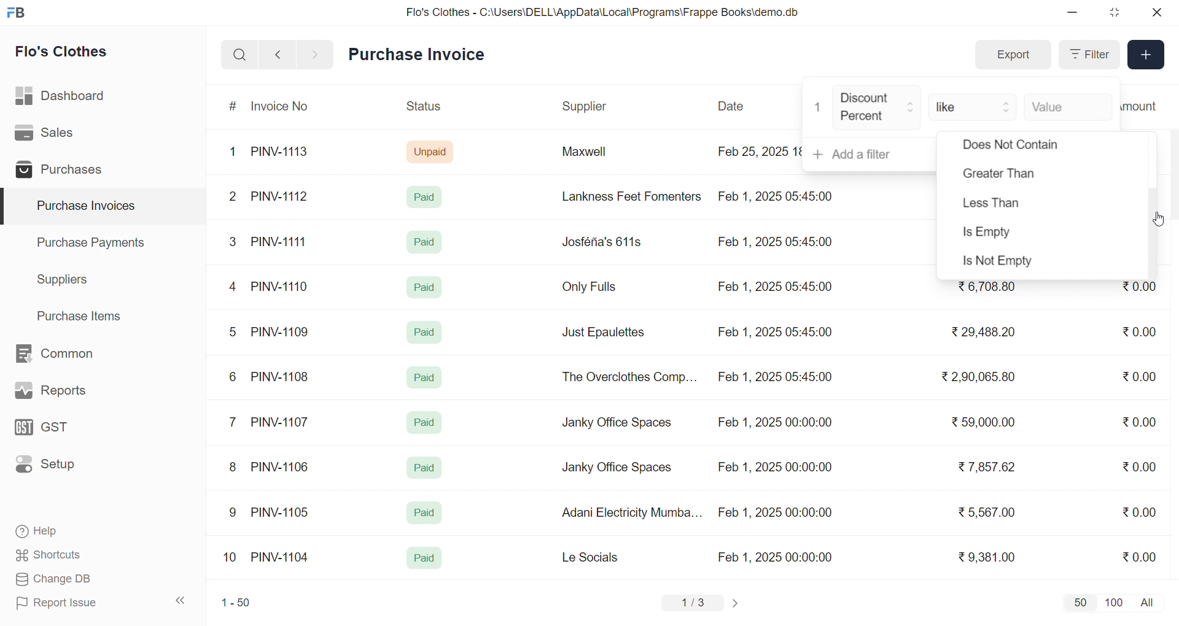 The width and height of the screenshot is (1179, 626). I want to click on Paid, so click(427, 196).